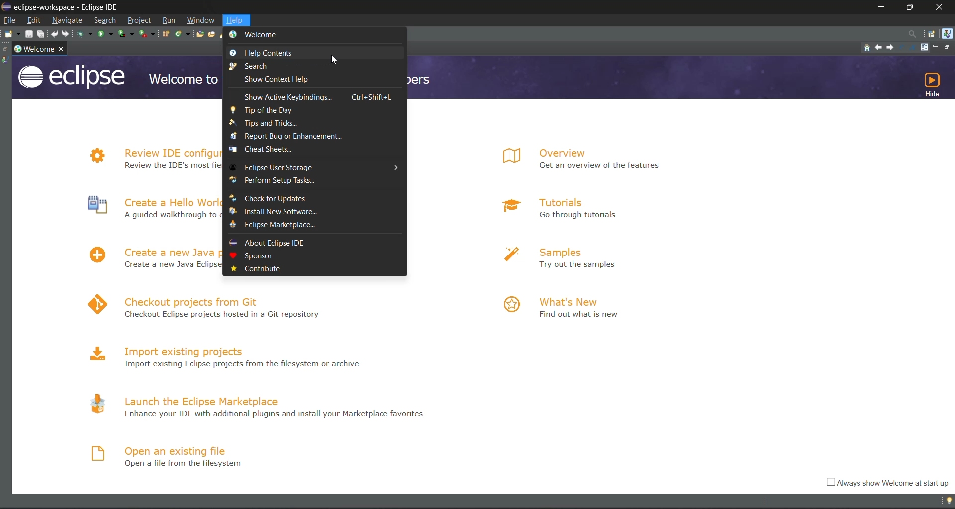  Describe the element at coordinates (11, 33) in the screenshot. I see `new` at that location.